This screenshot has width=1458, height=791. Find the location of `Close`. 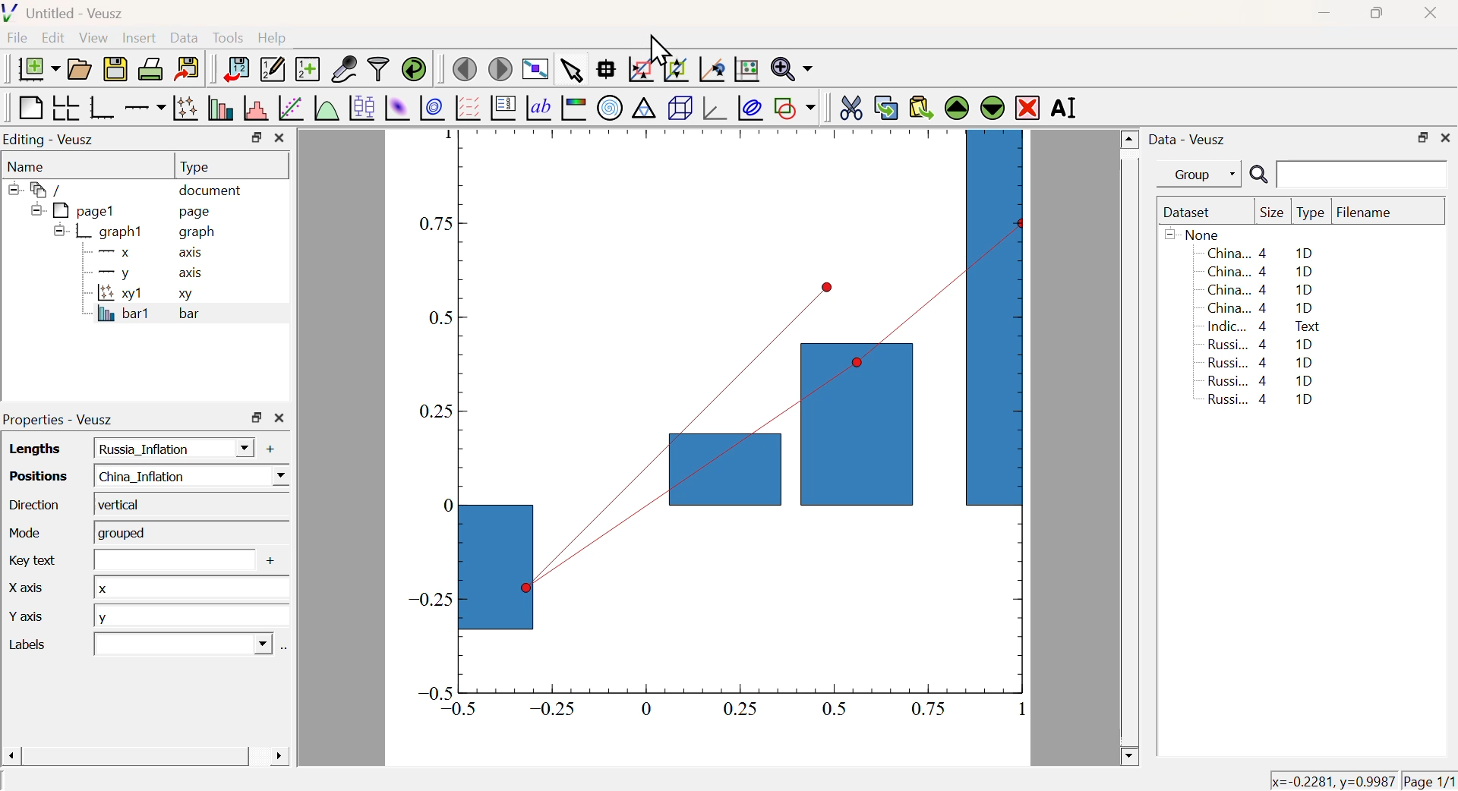

Close is located at coordinates (1446, 136).